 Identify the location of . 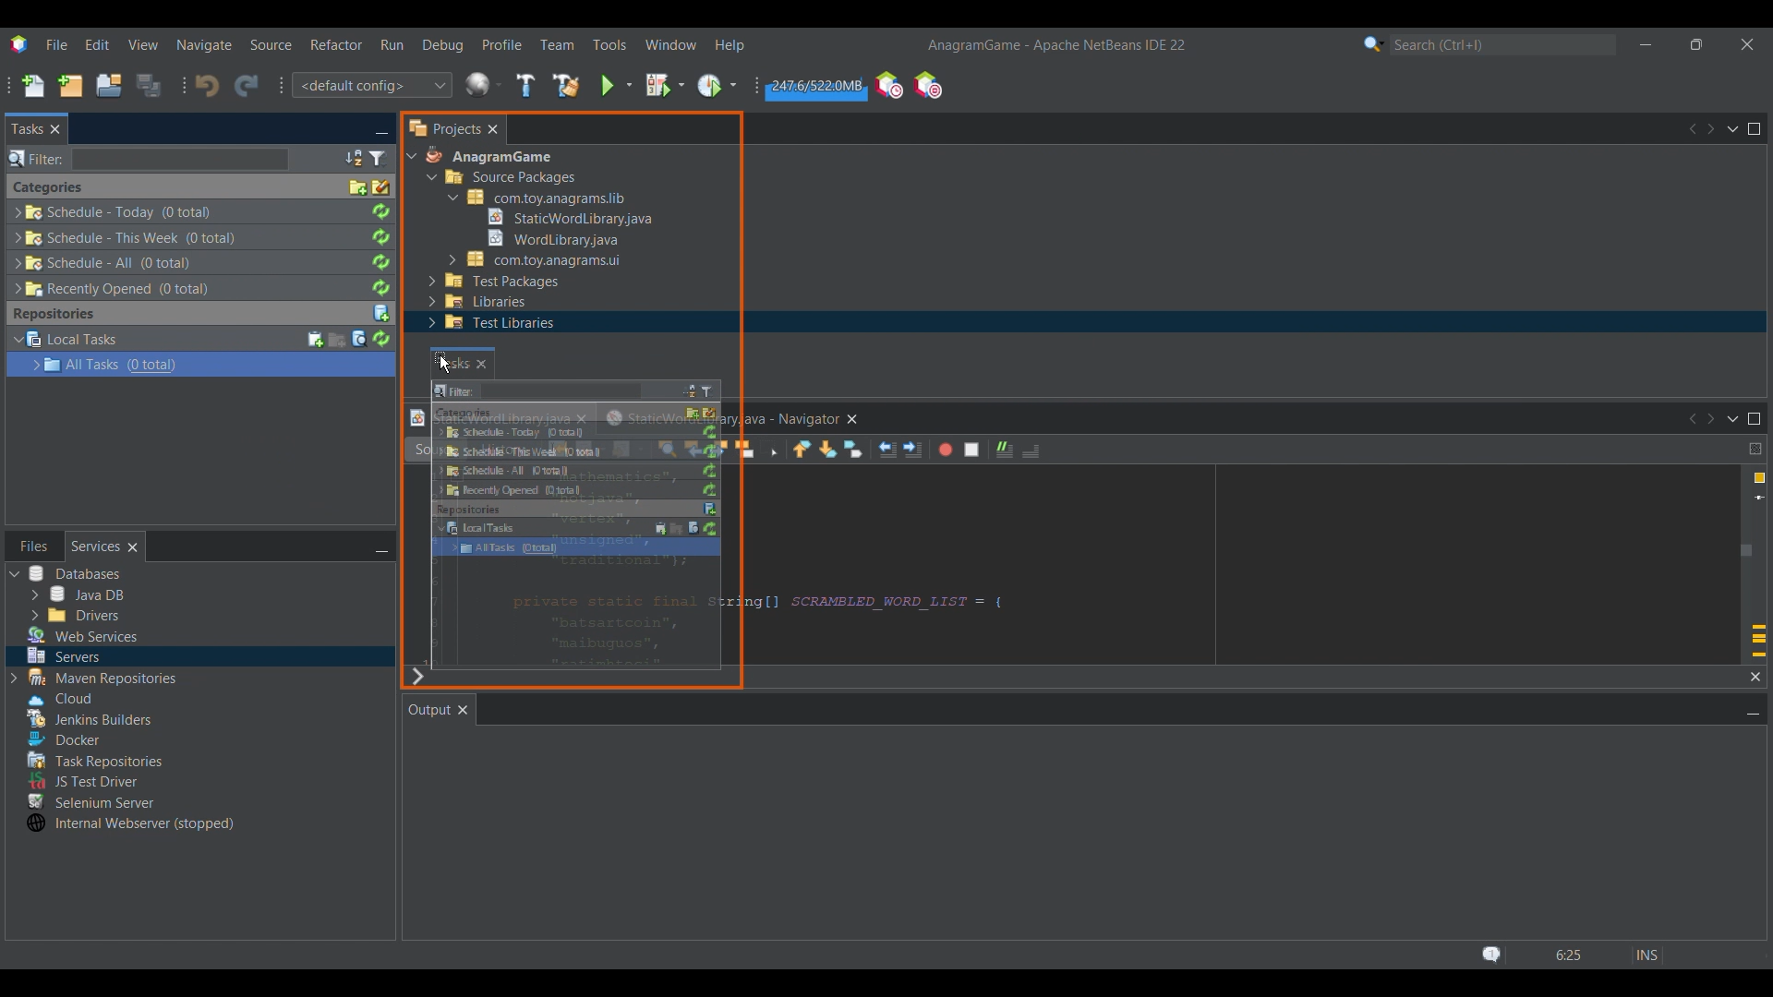
(486, 159).